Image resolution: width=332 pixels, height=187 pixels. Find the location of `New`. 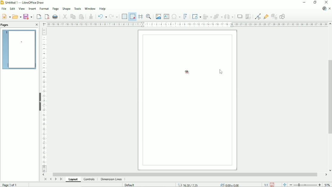

New is located at coordinates (6, 17).